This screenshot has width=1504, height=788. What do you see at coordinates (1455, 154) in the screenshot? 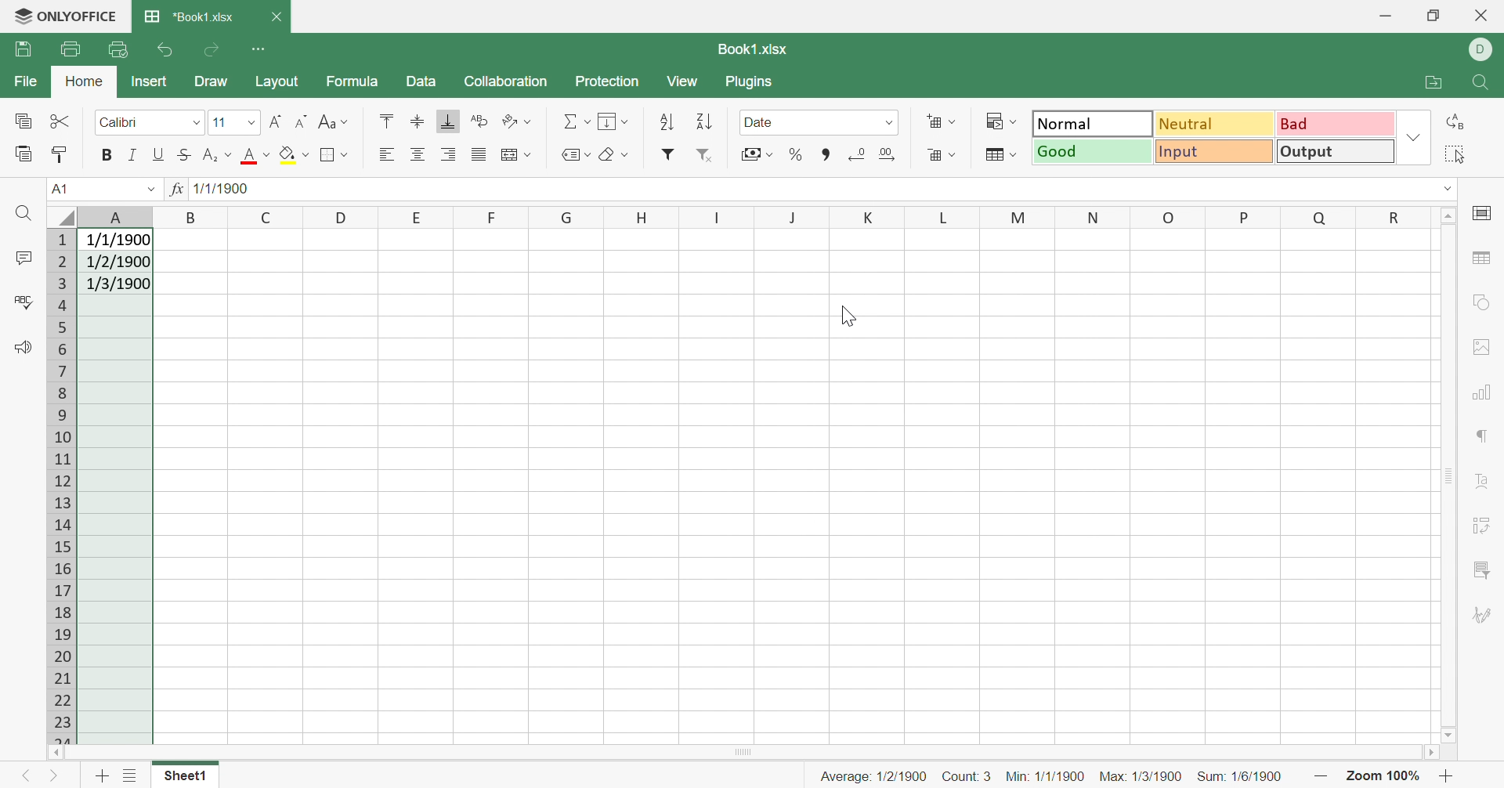
I see `Select all` at bounding box center [1455, 154].